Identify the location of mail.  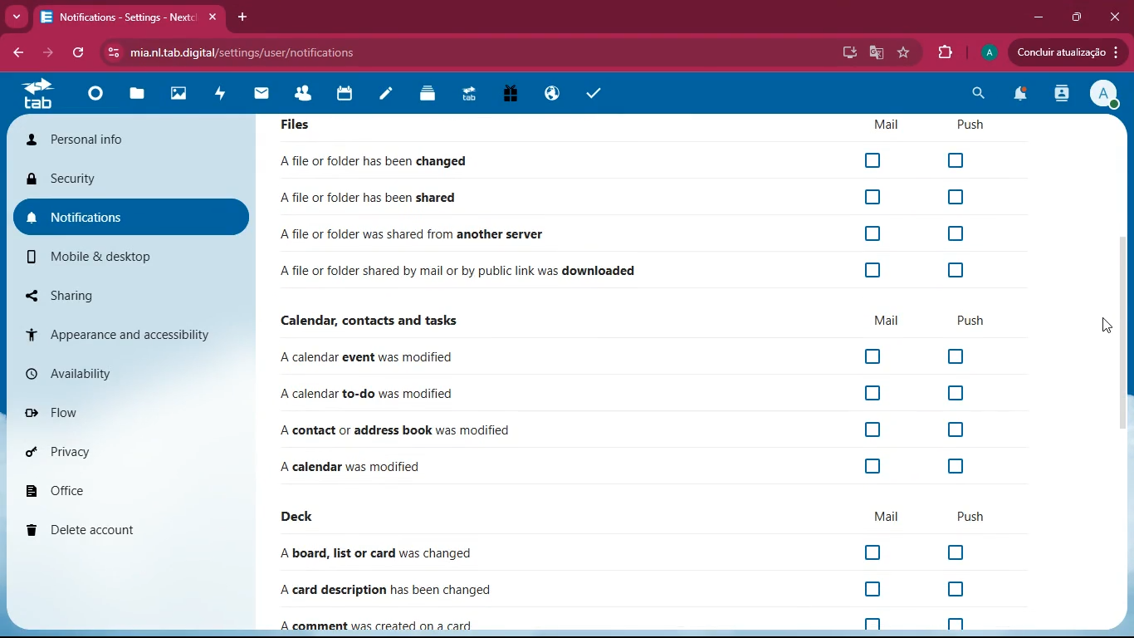
(882, 517).